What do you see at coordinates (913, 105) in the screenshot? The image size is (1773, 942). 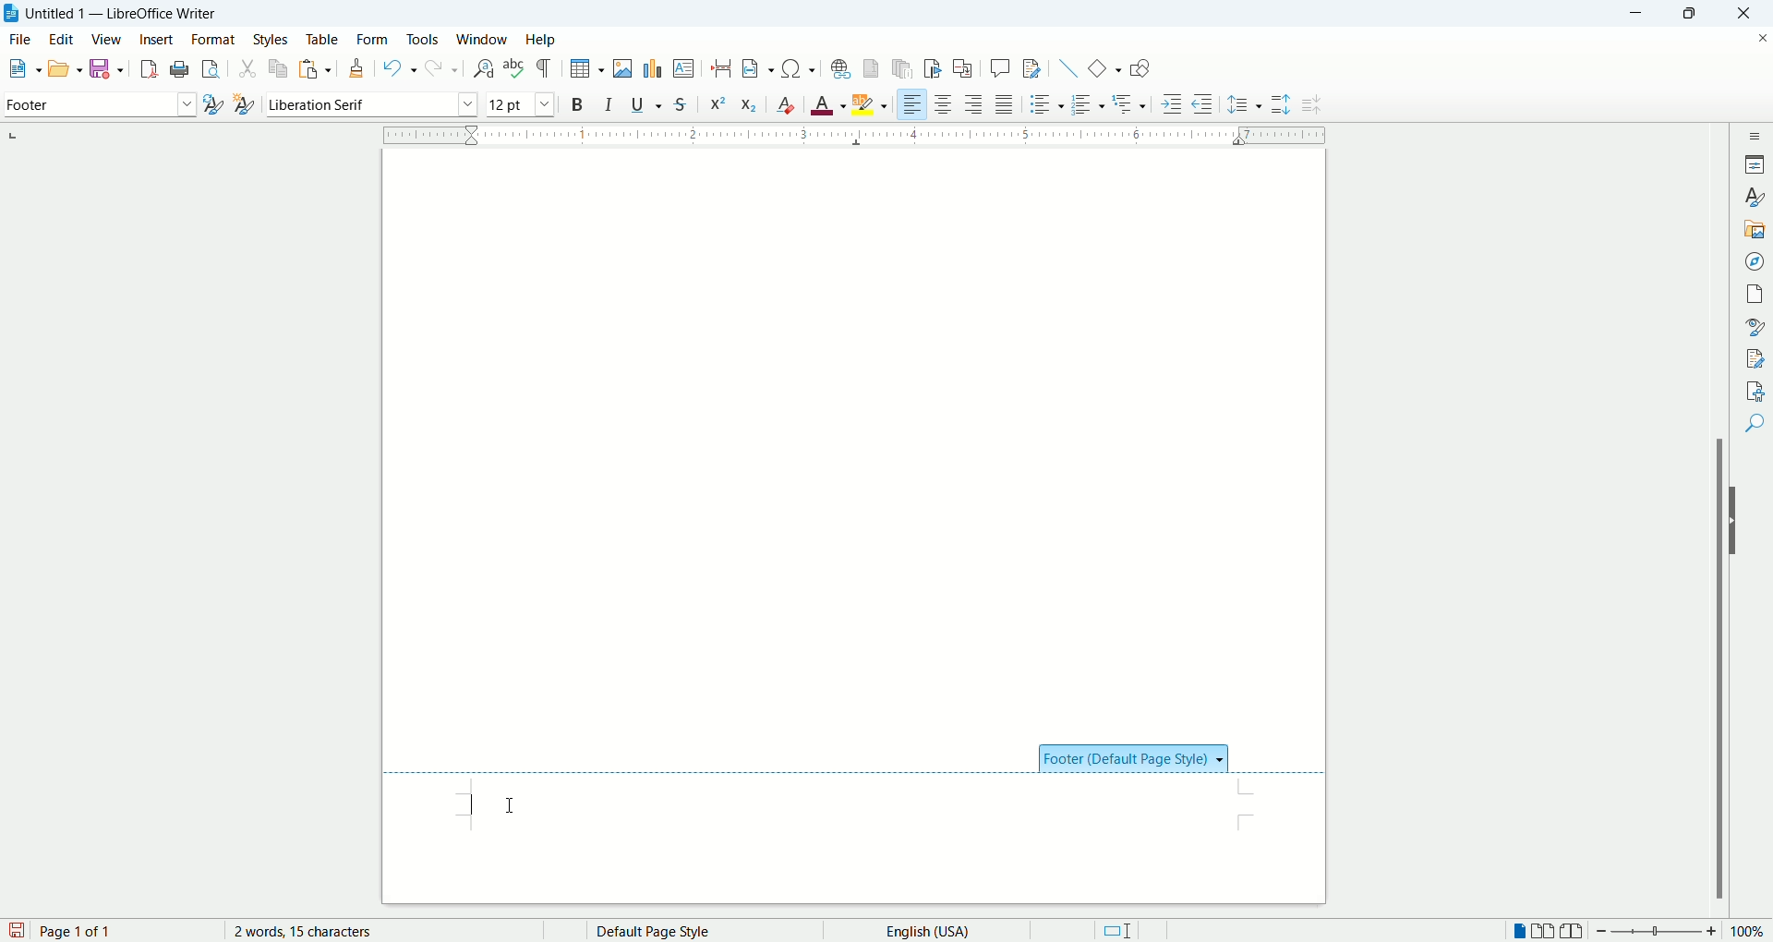 I see `align left` at bounding box center [913, 105].